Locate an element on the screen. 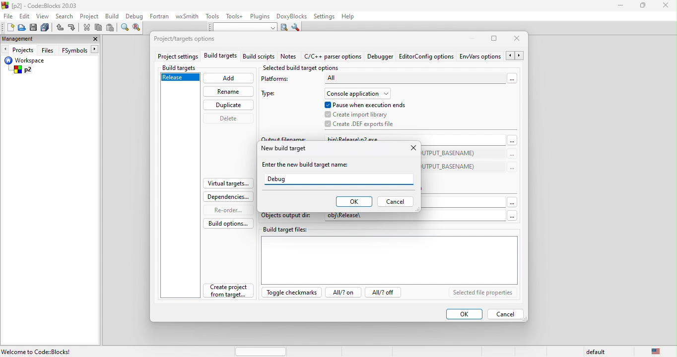 The width and height of the screenshot is (677, 357). run search is located at coordinates (283, 27).